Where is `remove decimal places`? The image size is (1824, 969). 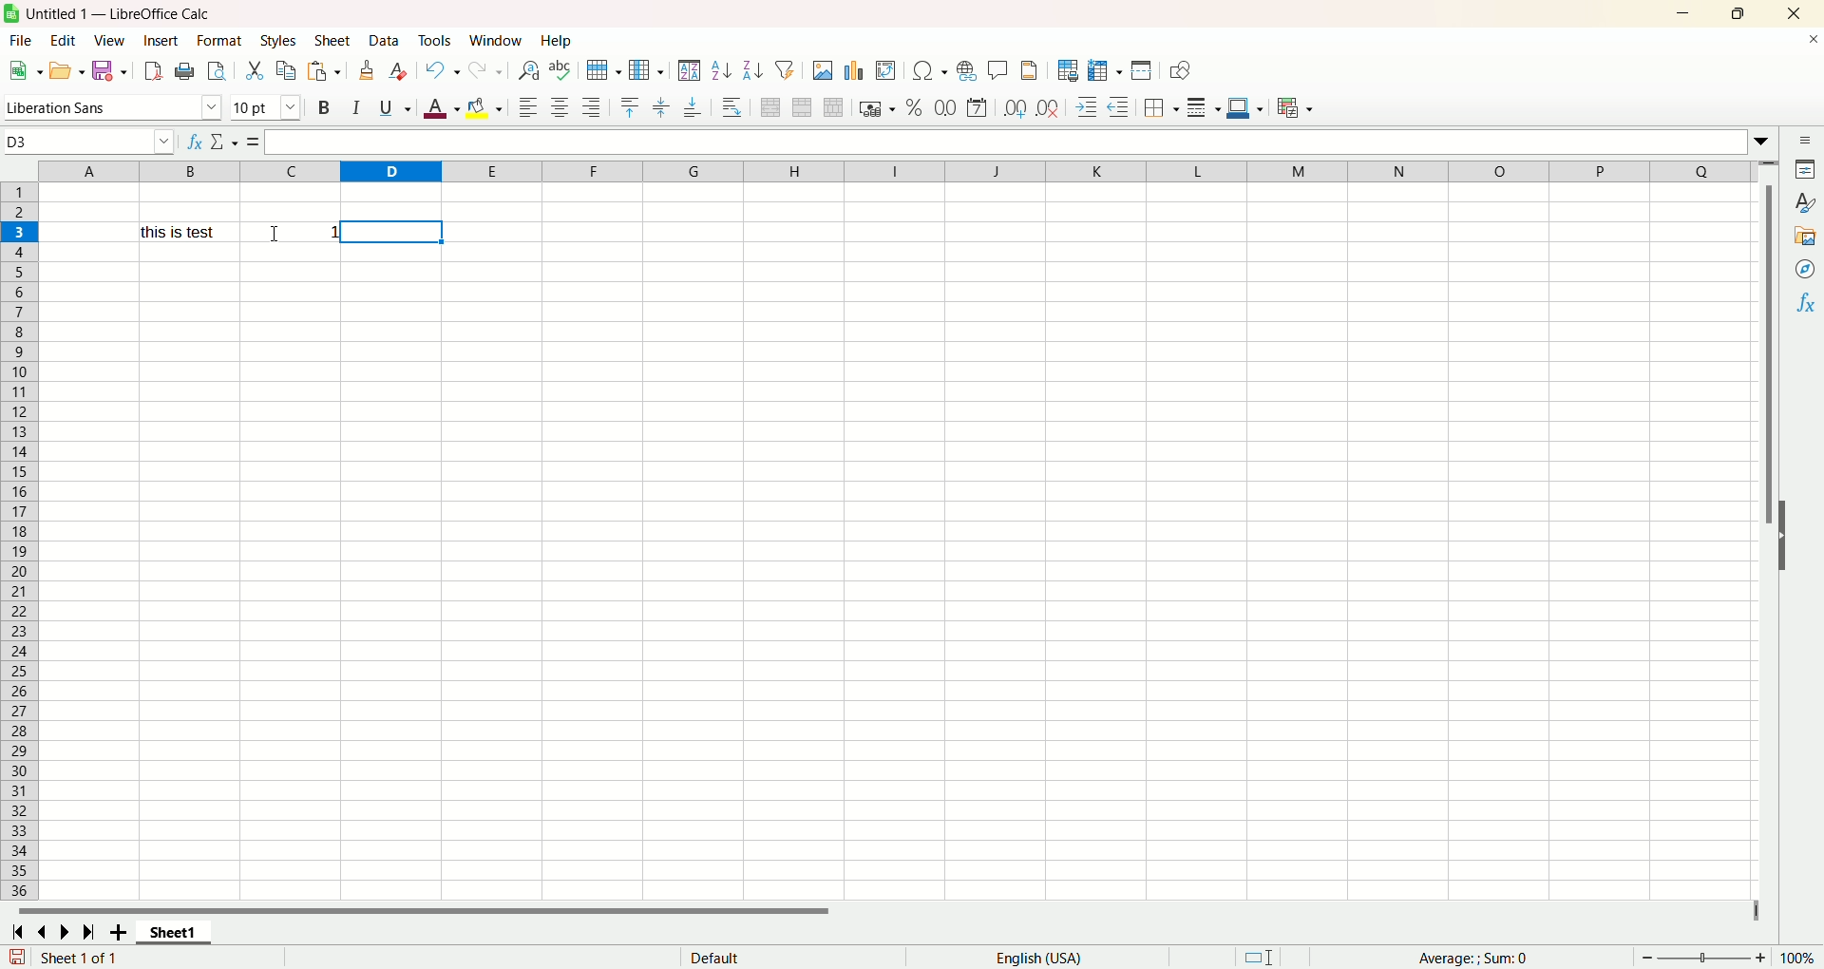 remove decimal places is located at coordinates (1049, 105).